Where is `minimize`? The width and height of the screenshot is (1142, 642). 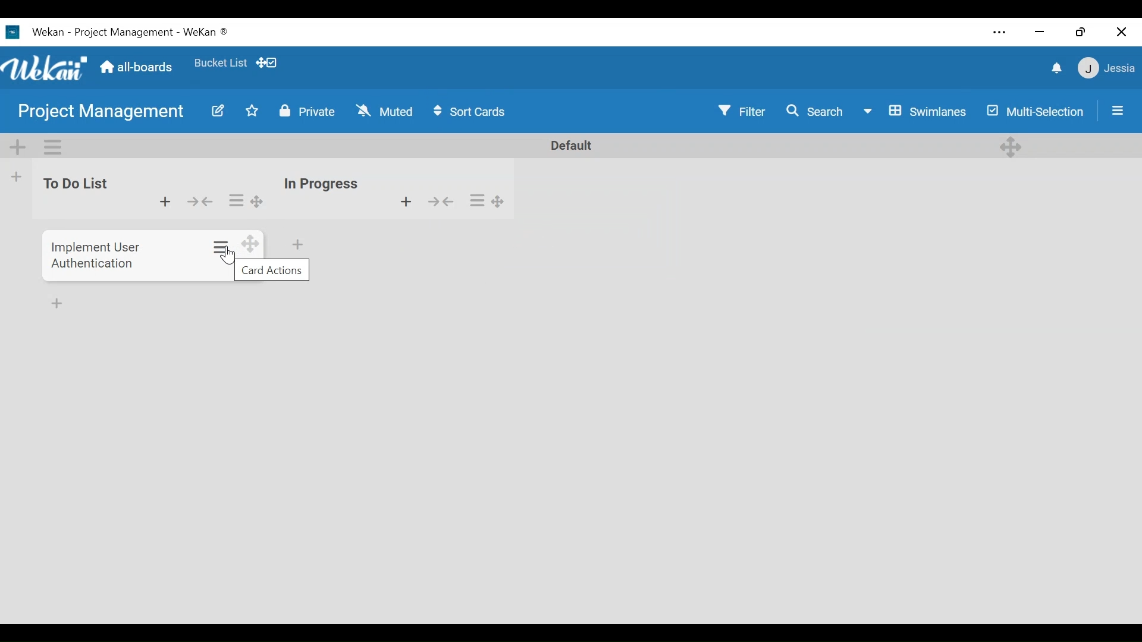 minimize is located at coordinates (1039, 33).